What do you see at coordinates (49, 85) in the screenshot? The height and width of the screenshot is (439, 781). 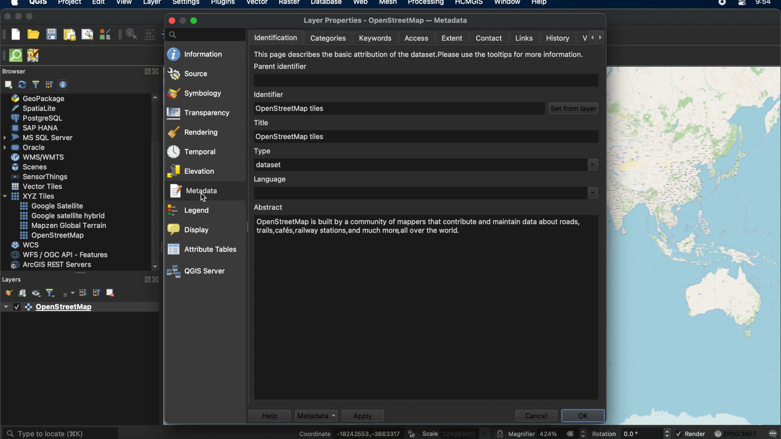 I see `collapse all` at bounding box center [49, 85].